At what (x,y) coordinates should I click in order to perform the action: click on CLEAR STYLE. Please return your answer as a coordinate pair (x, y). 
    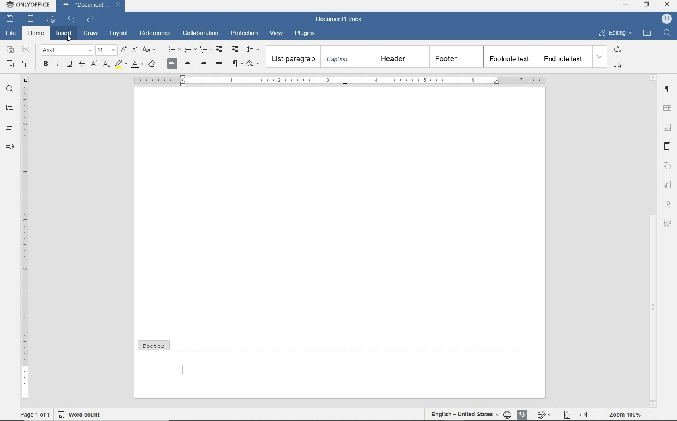
    Looking at the image, I should click on (153, 65).